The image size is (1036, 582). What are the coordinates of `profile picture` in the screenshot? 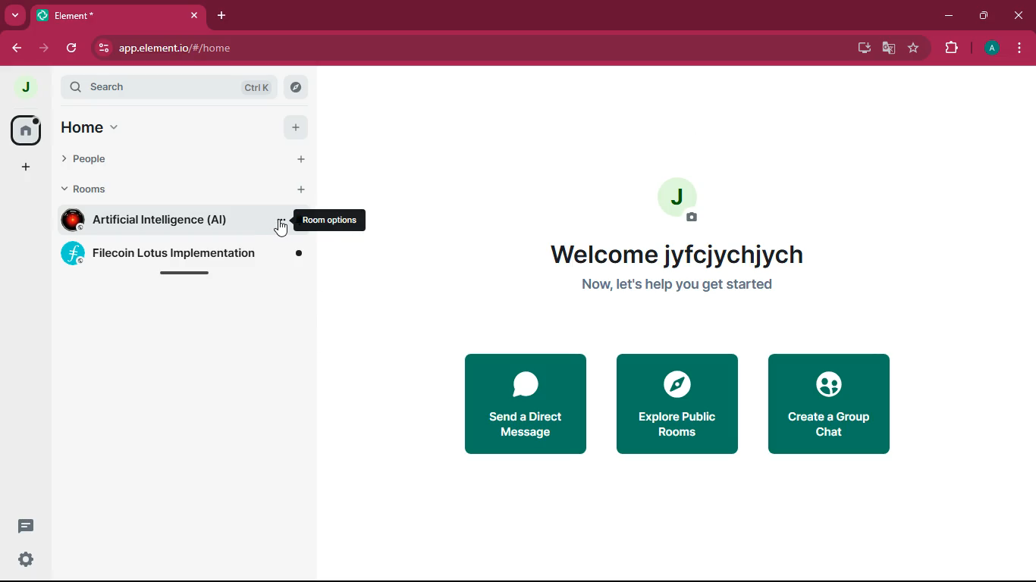 It's located at (28, 88).